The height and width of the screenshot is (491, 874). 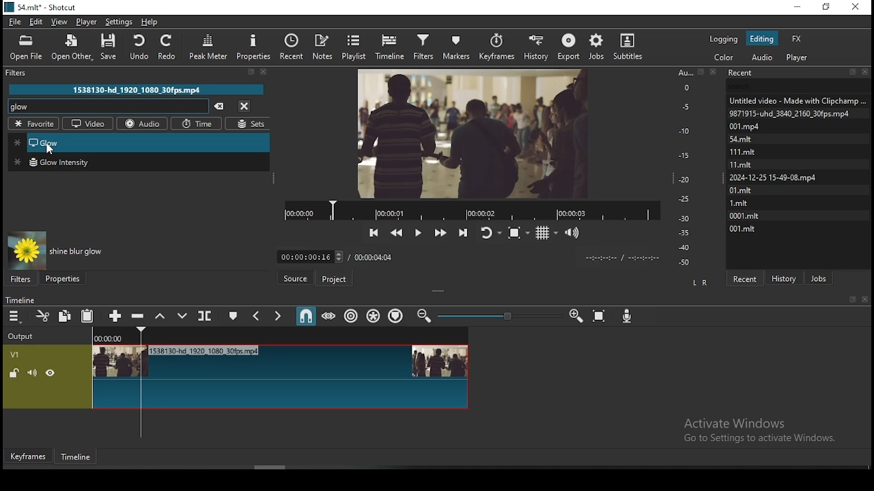 What do you see at coordinates (425, 316) in the screenshot?
I see `zoom timeline in` at bounding box center [425, 316].